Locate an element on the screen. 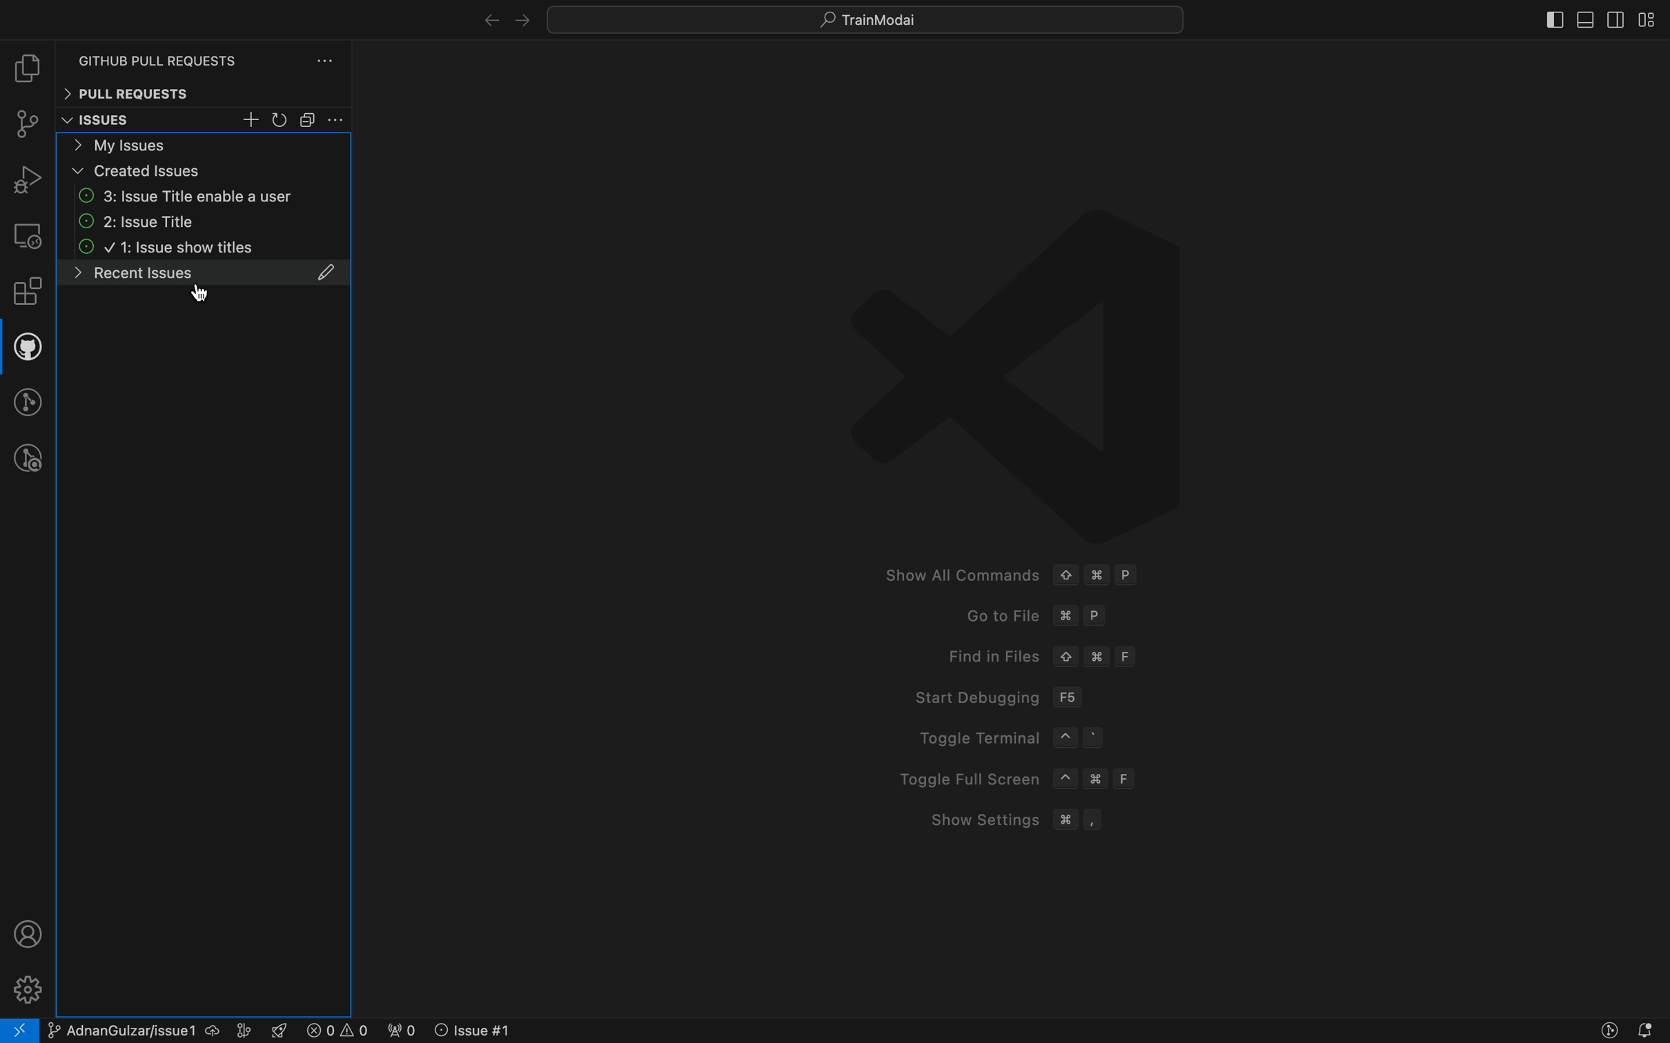 Image resolution: width=1670 pixels, height=1043 pixels. git lens is located at coordinates (1610, 1031).